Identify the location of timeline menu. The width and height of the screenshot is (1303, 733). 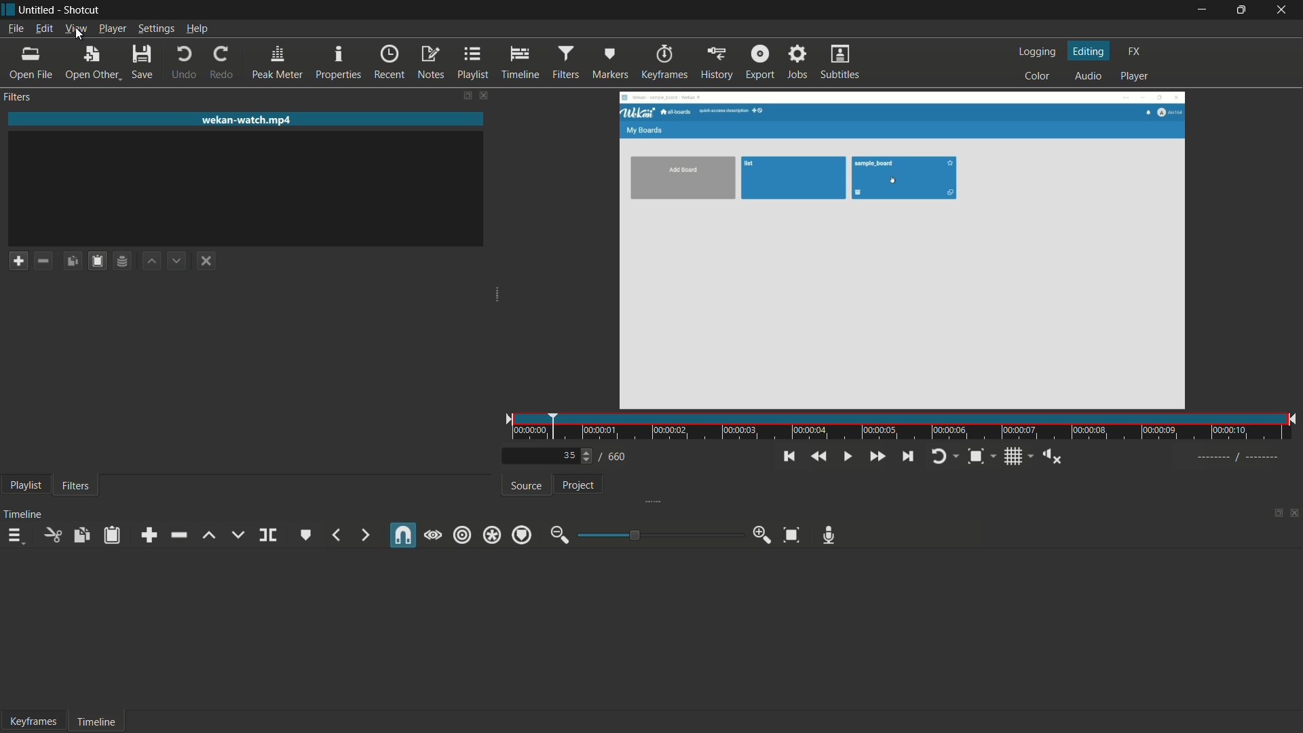
(14, 536).